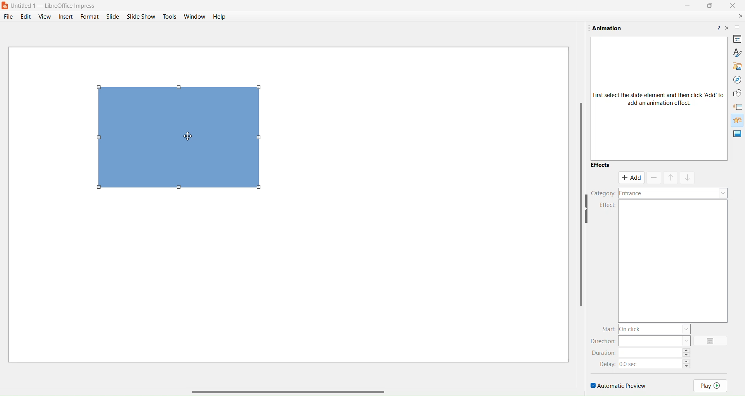 The width and height of the screenshot is (745, 396). What do you see at coordinates (655, 340) in the screenshot?
I see `direction type` at bounding box center [655, 340].